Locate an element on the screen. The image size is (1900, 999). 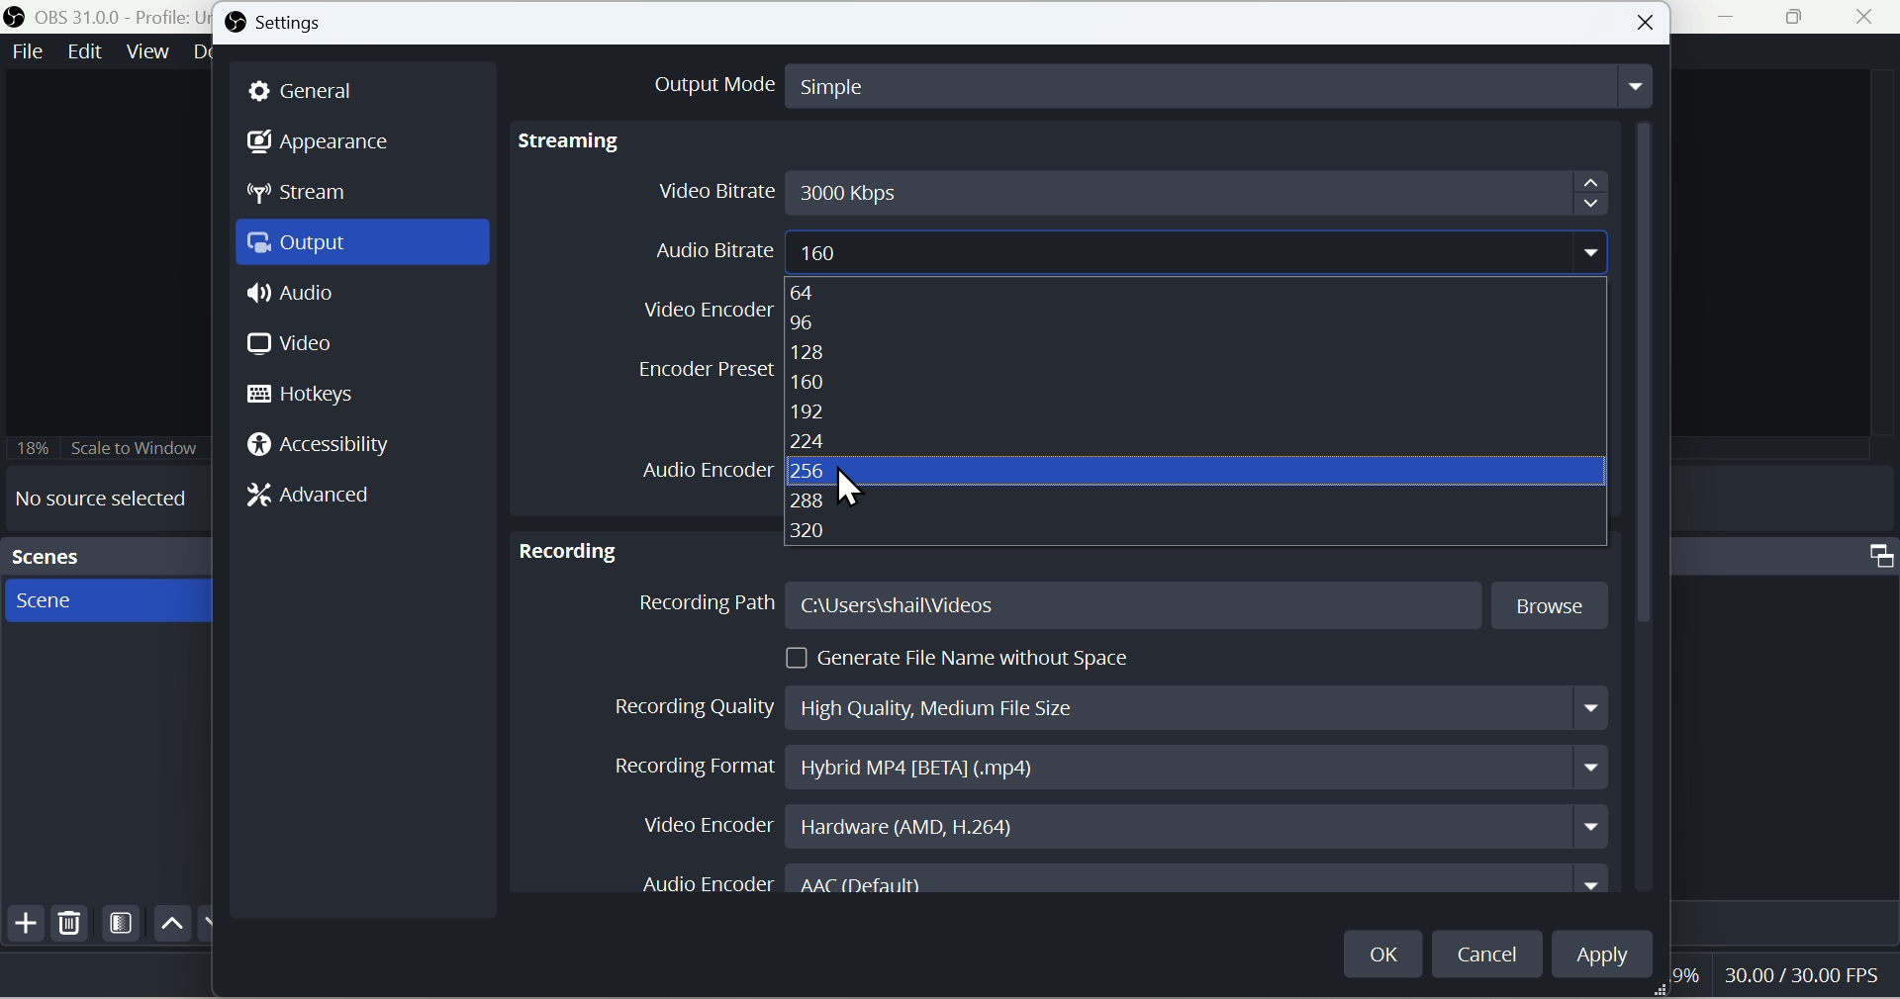
Delete is located at coordinates (70, 928).